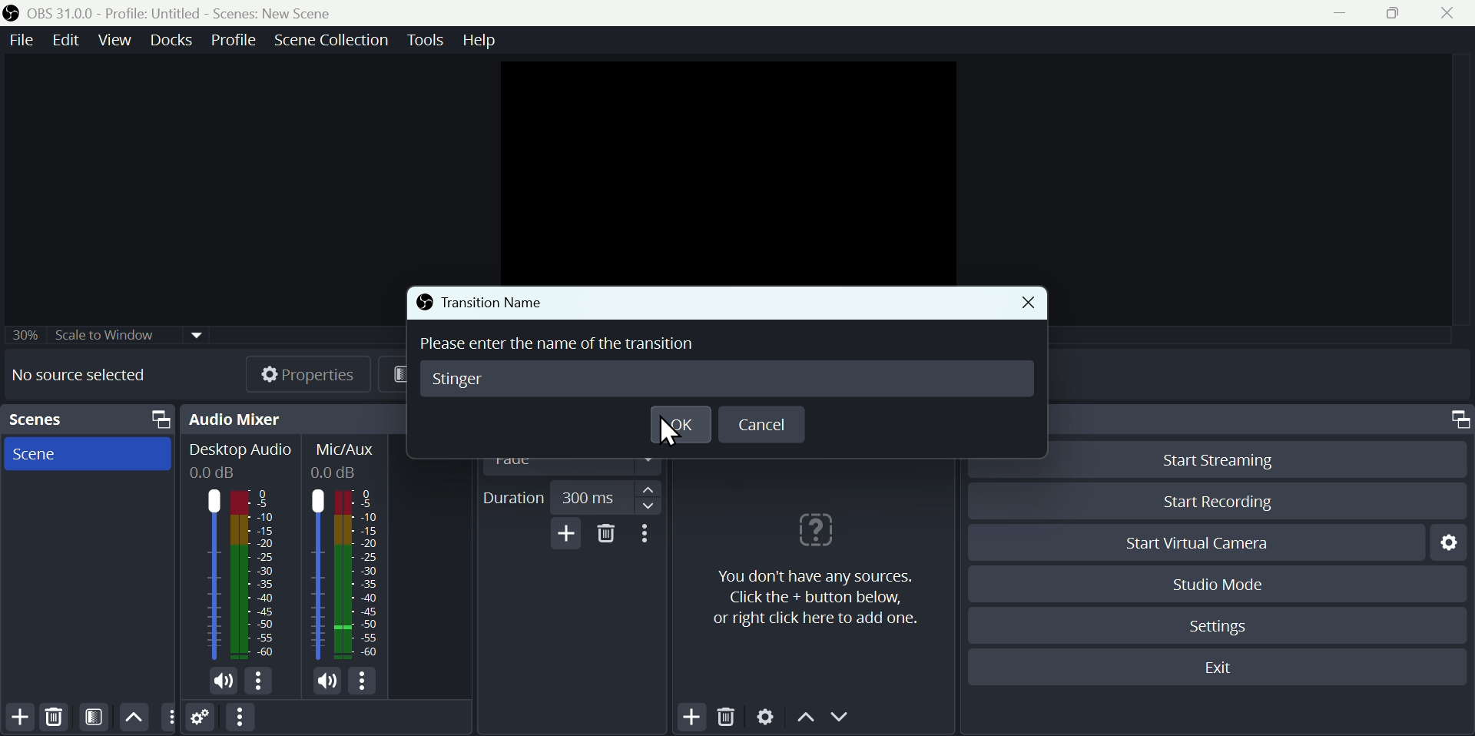 Image resolution: width=1475 pixels, height=736 pixels. What do you see at coordinates (330, 38) in the screenshot?
I see `` at bounding box center [330, 38].